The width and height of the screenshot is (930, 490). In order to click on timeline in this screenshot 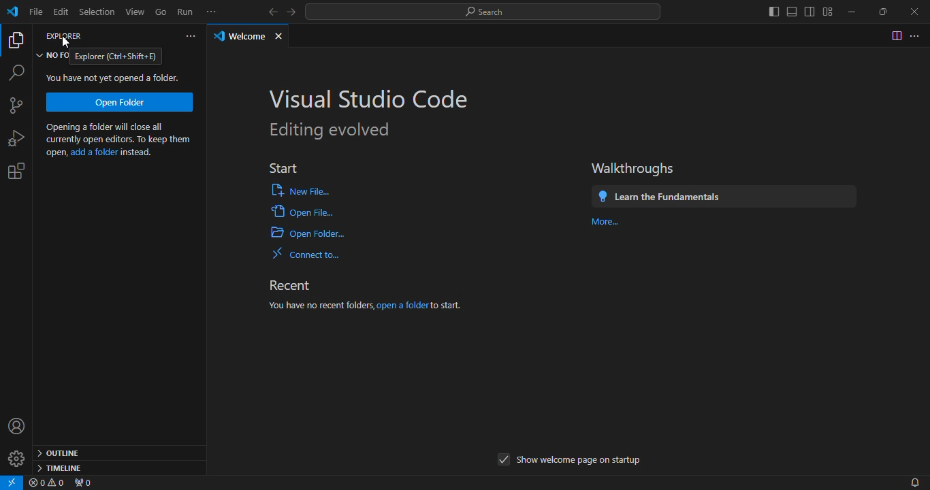, I will do `click(59, 468)`.